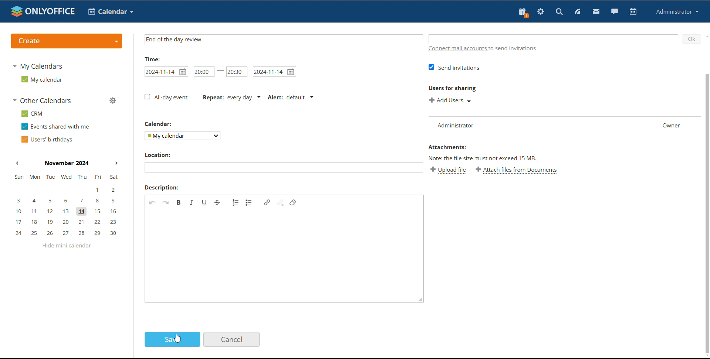 The height and width of the screenshot is (359, 710). What do you see at coordinates (537, 124) in the screenshot?
I see `List of users` at bounding box center [537, 124].